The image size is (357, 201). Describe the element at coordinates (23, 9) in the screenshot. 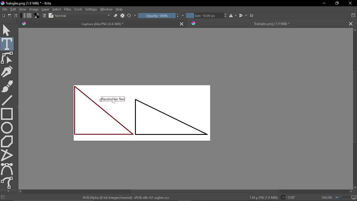

I see `View` at that location.